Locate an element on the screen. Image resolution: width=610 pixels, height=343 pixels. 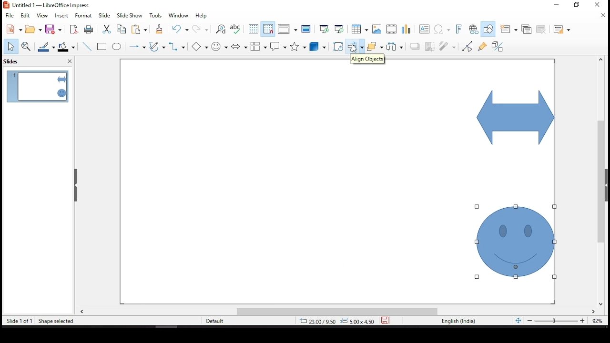
minimize is located at coordinates (578, 5).